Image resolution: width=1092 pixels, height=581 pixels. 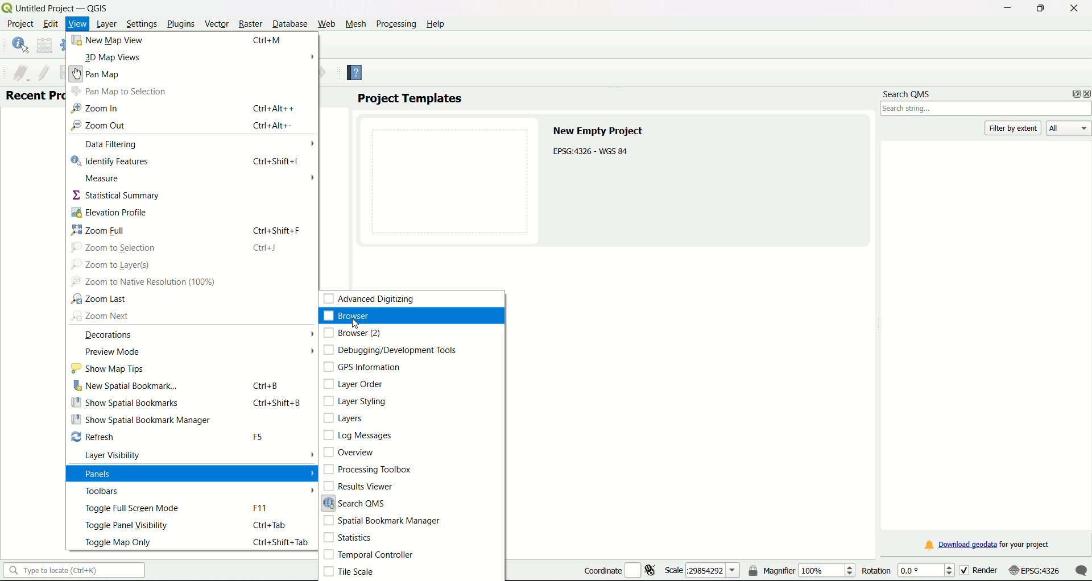 What do you see at coordinates (98, 126) in the screenshot?
I see `Zoom out` at bounding box center [98, 126].